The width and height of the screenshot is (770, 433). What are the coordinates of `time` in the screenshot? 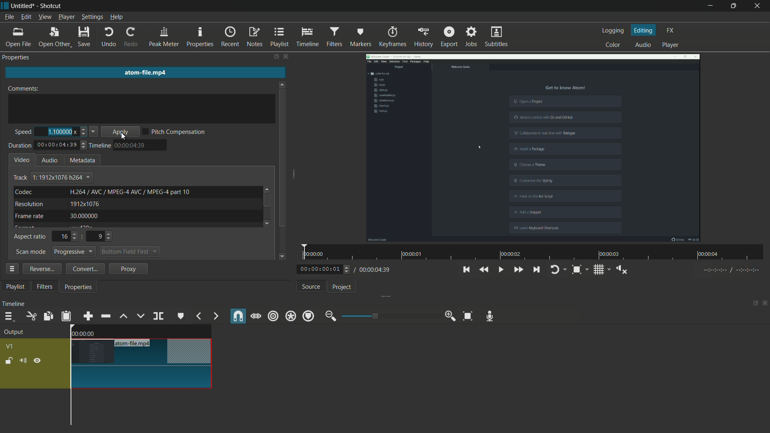 It's located at (84, 334).